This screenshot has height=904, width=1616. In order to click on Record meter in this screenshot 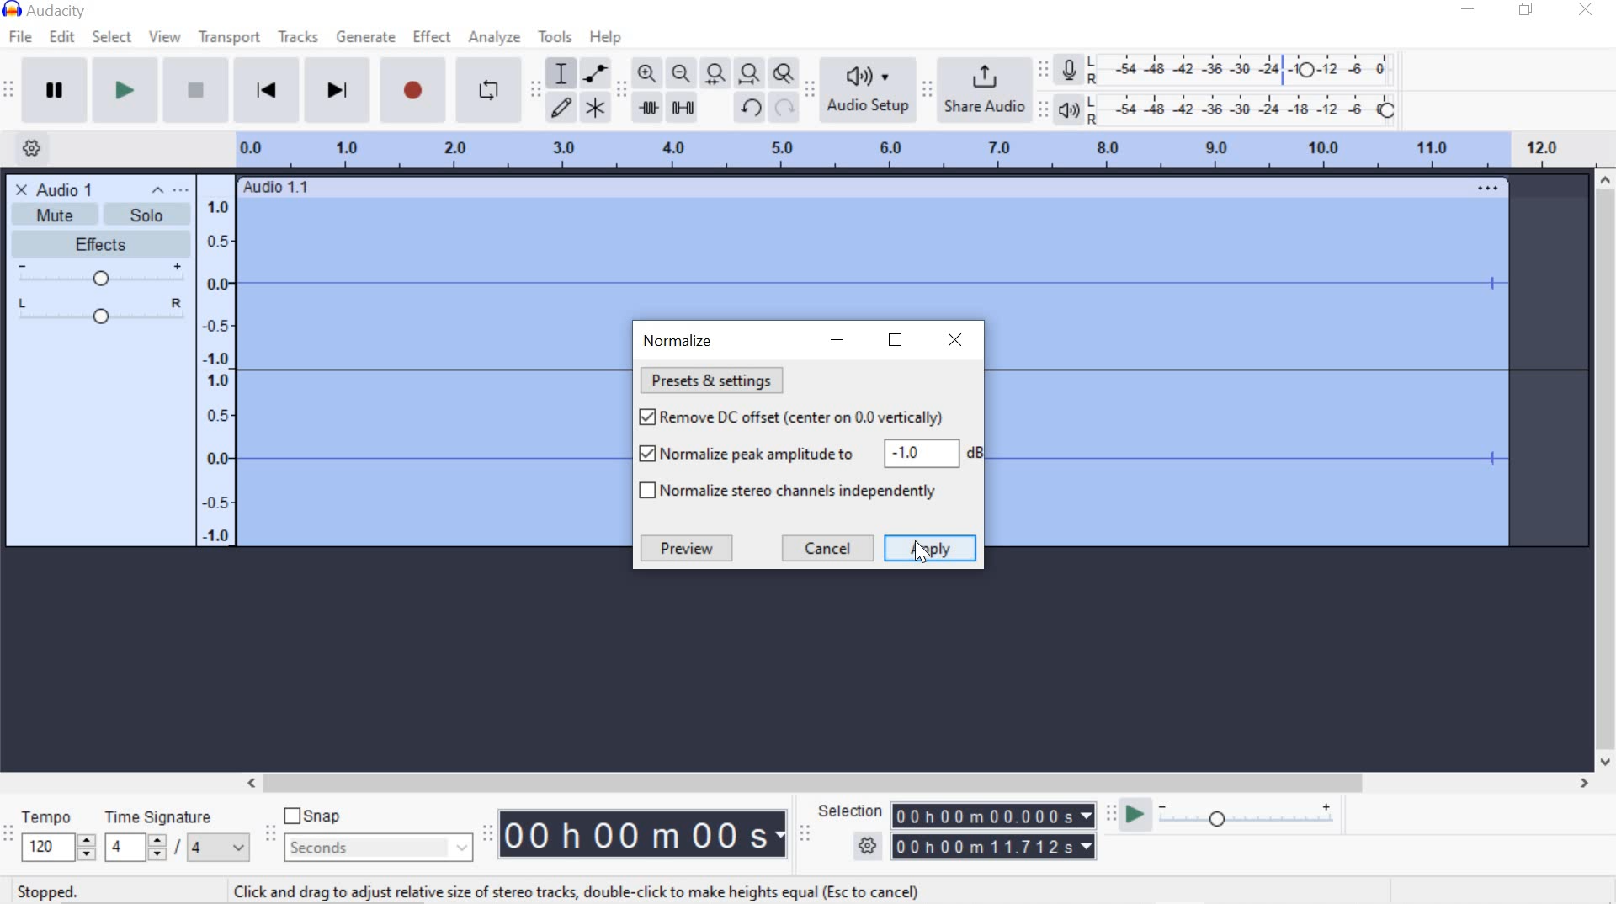, I will do `click(1069, 68)`.